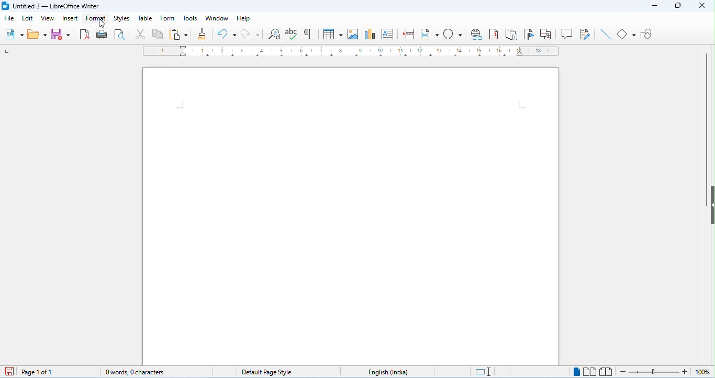  What do you see at coordinates (9, 19) in the screenshot?
I see `file` at bounding box center [9, 19].